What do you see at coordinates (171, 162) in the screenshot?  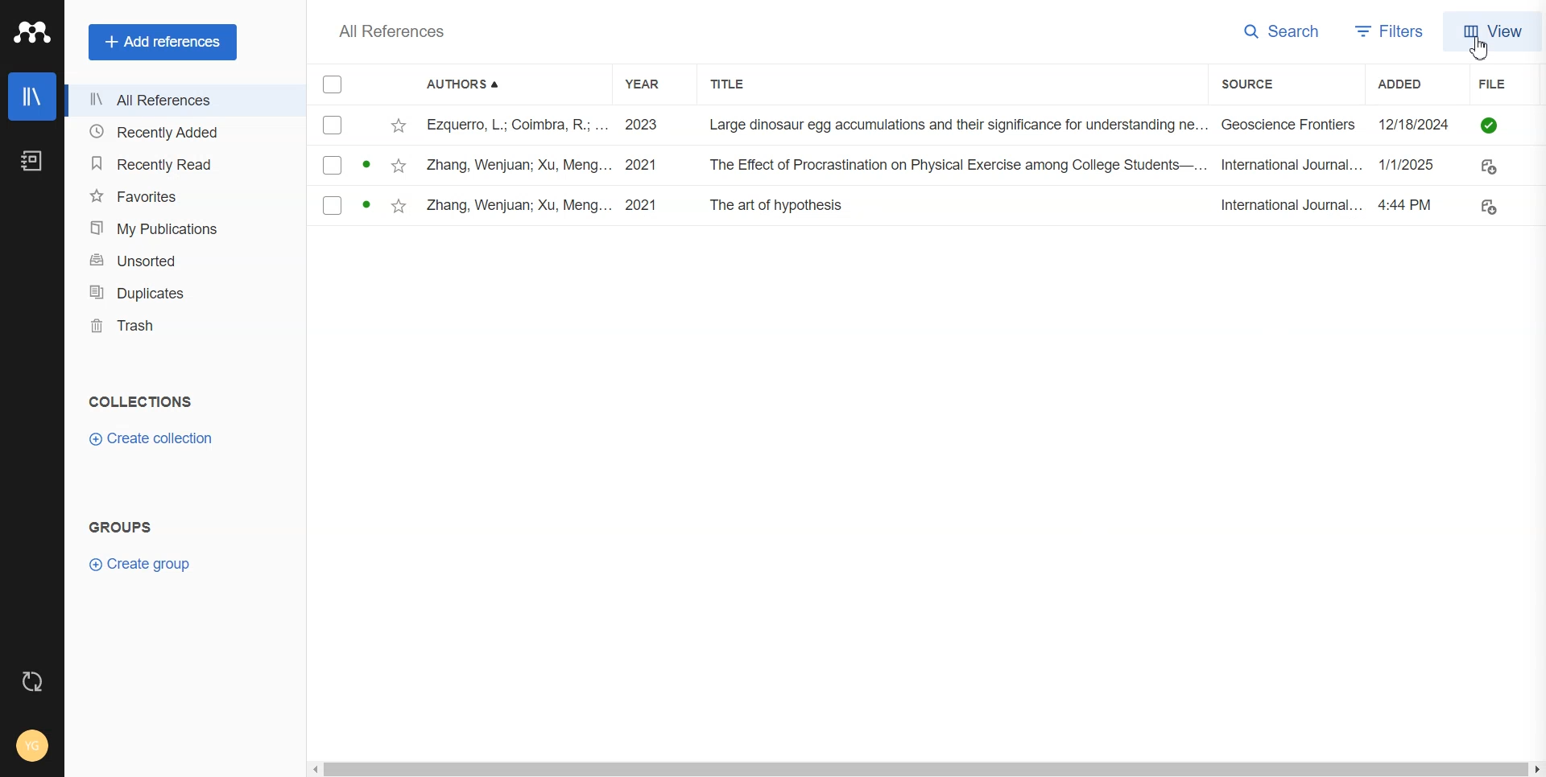 I see `Recently Read` at bounding box center [171, 162].